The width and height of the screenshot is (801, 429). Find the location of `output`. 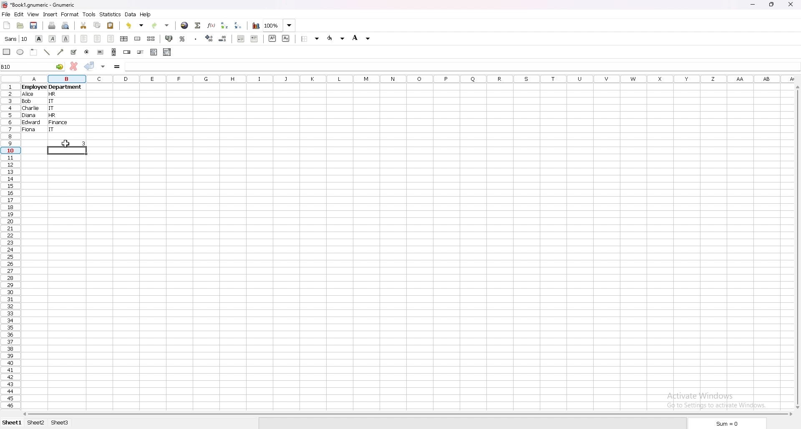

output is located at coordinates (69, 142).